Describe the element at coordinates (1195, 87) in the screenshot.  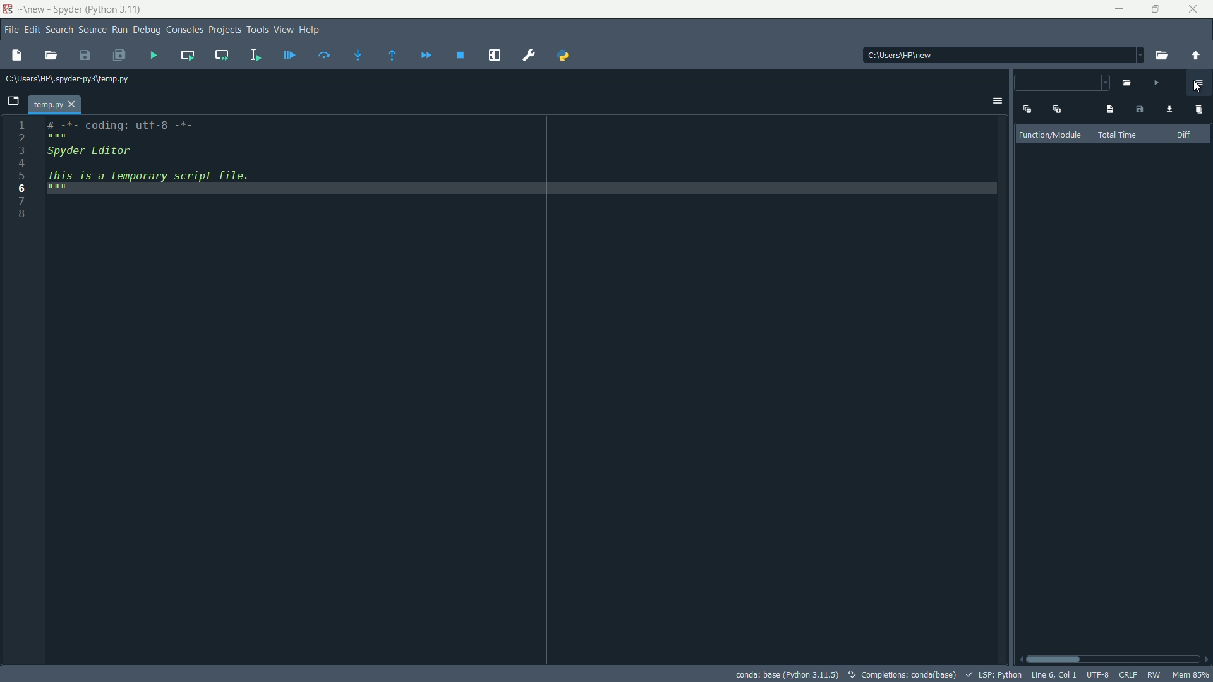
I see `cursor` at that location.